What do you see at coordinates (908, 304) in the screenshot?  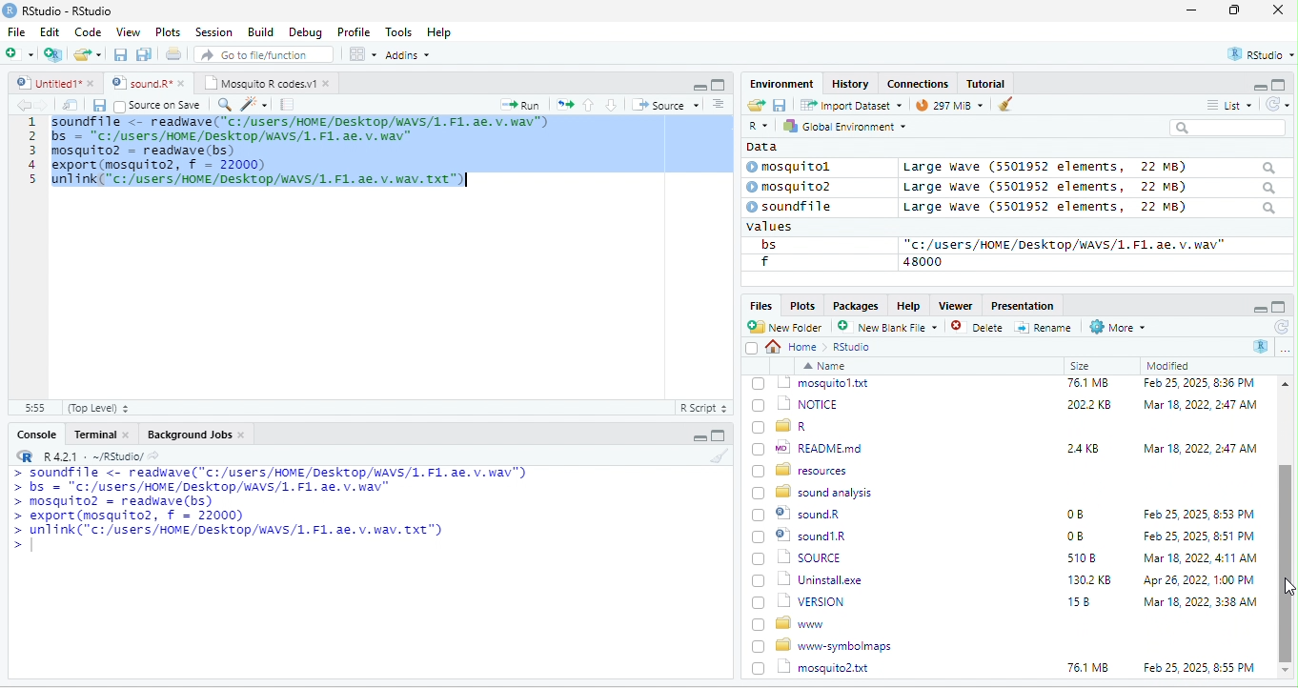 I see `Help` at bounding box center [908, 304].